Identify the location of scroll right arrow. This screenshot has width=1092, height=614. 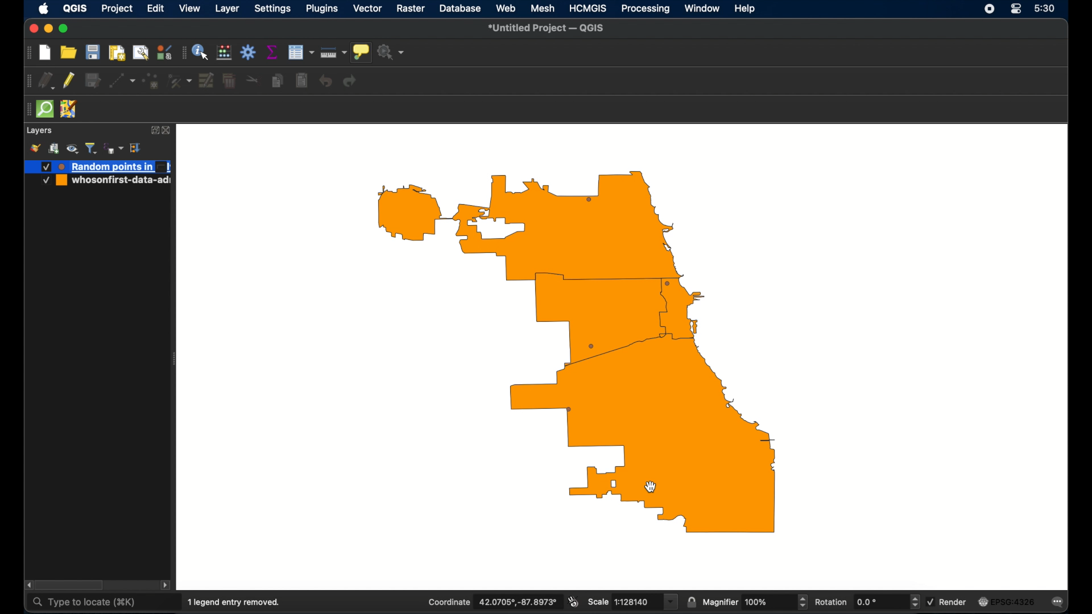
(167, 586).